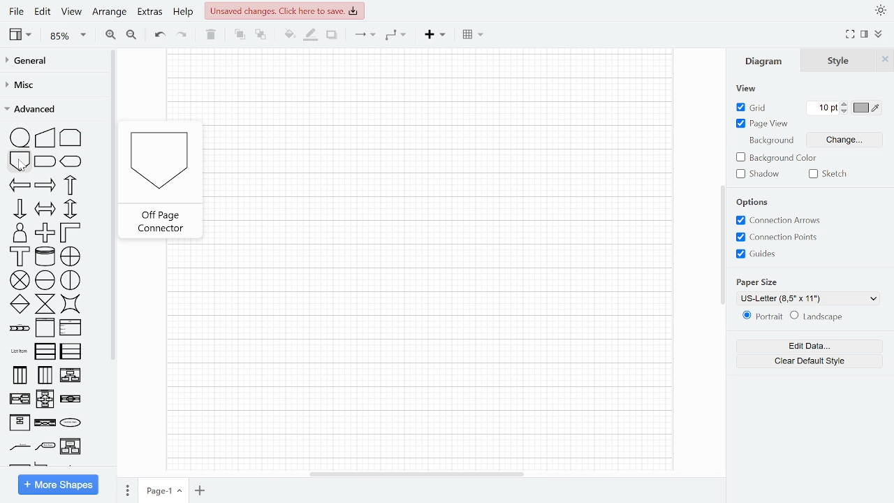 The image size is (894, 503). Describe the element at coordinates (17, 11) in the screenshot. I see `File` at that location.